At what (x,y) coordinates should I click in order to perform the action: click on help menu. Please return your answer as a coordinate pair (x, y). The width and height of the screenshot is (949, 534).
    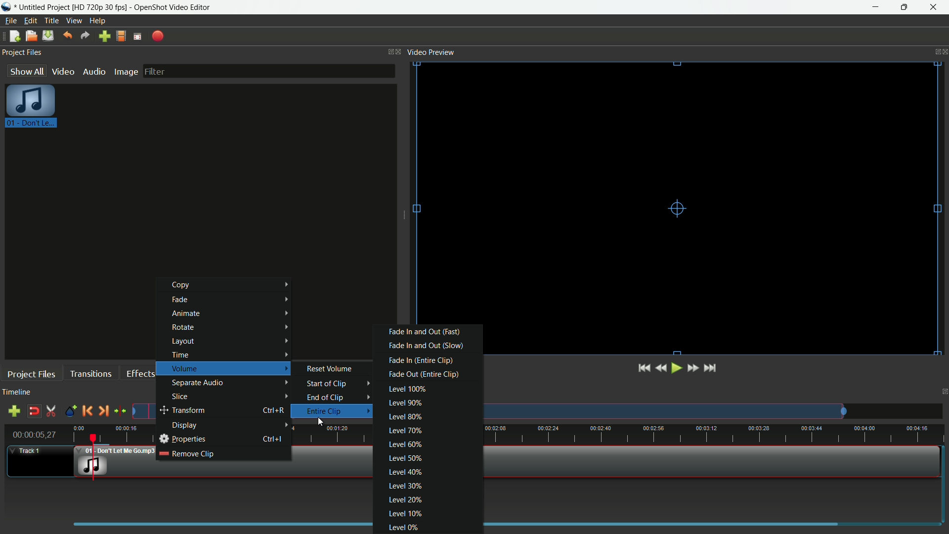
    Looking at the image, I should click on (97, 21).